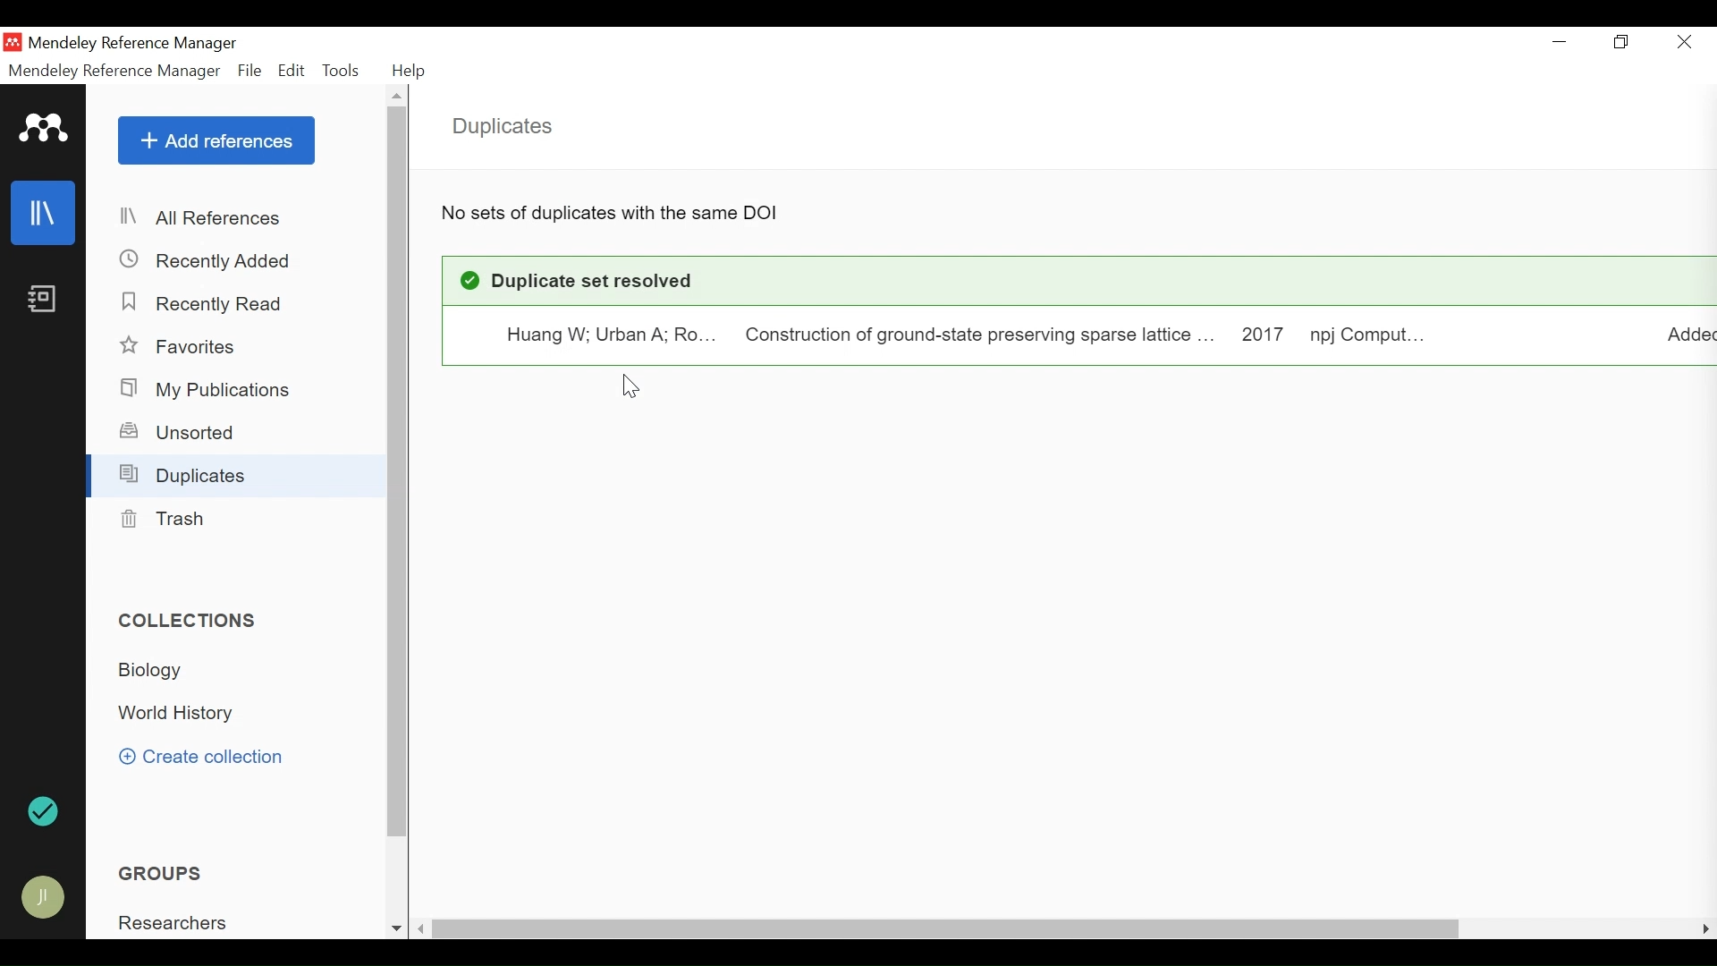  Describe the element at coordinates (199, 758) in the screenshot. I see `Create Collection` at that location.